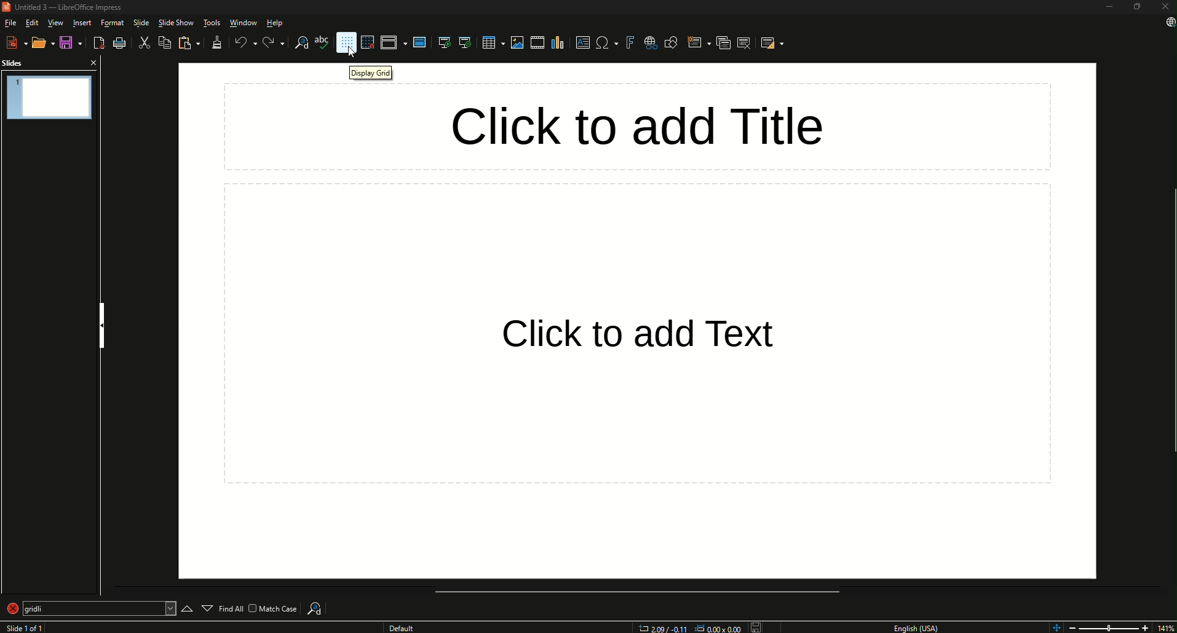 The height and width of the screenshot is (633, 1177). Describe the element at coordinates (49, 96) in the screenshot. I see `Slide Preview` at that location.